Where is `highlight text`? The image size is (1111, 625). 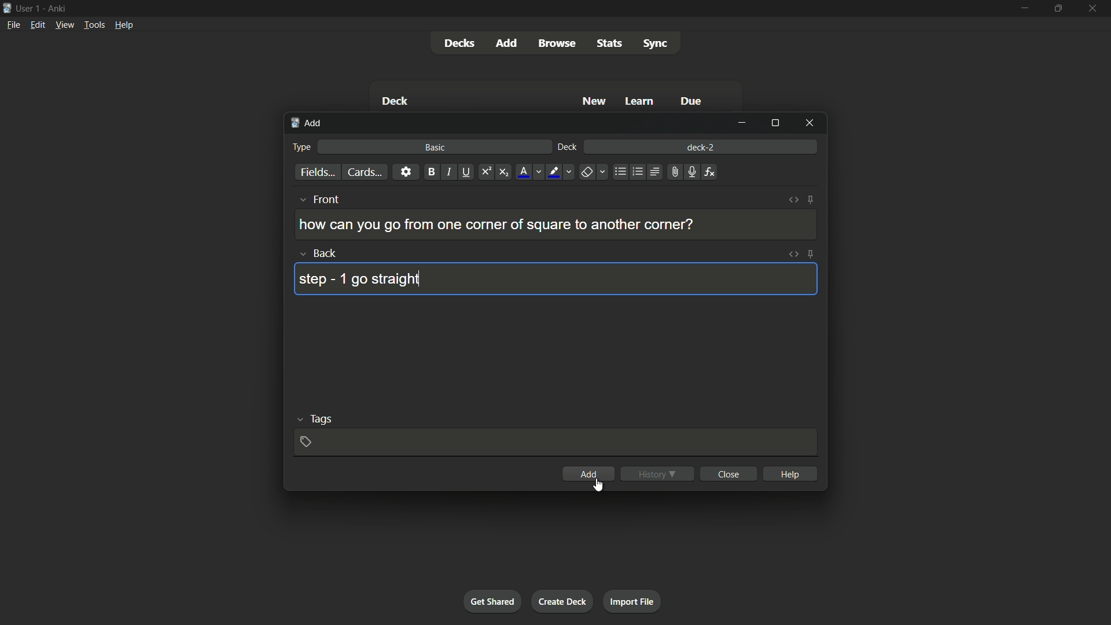
highlight text is located at coordinates (561, 172).